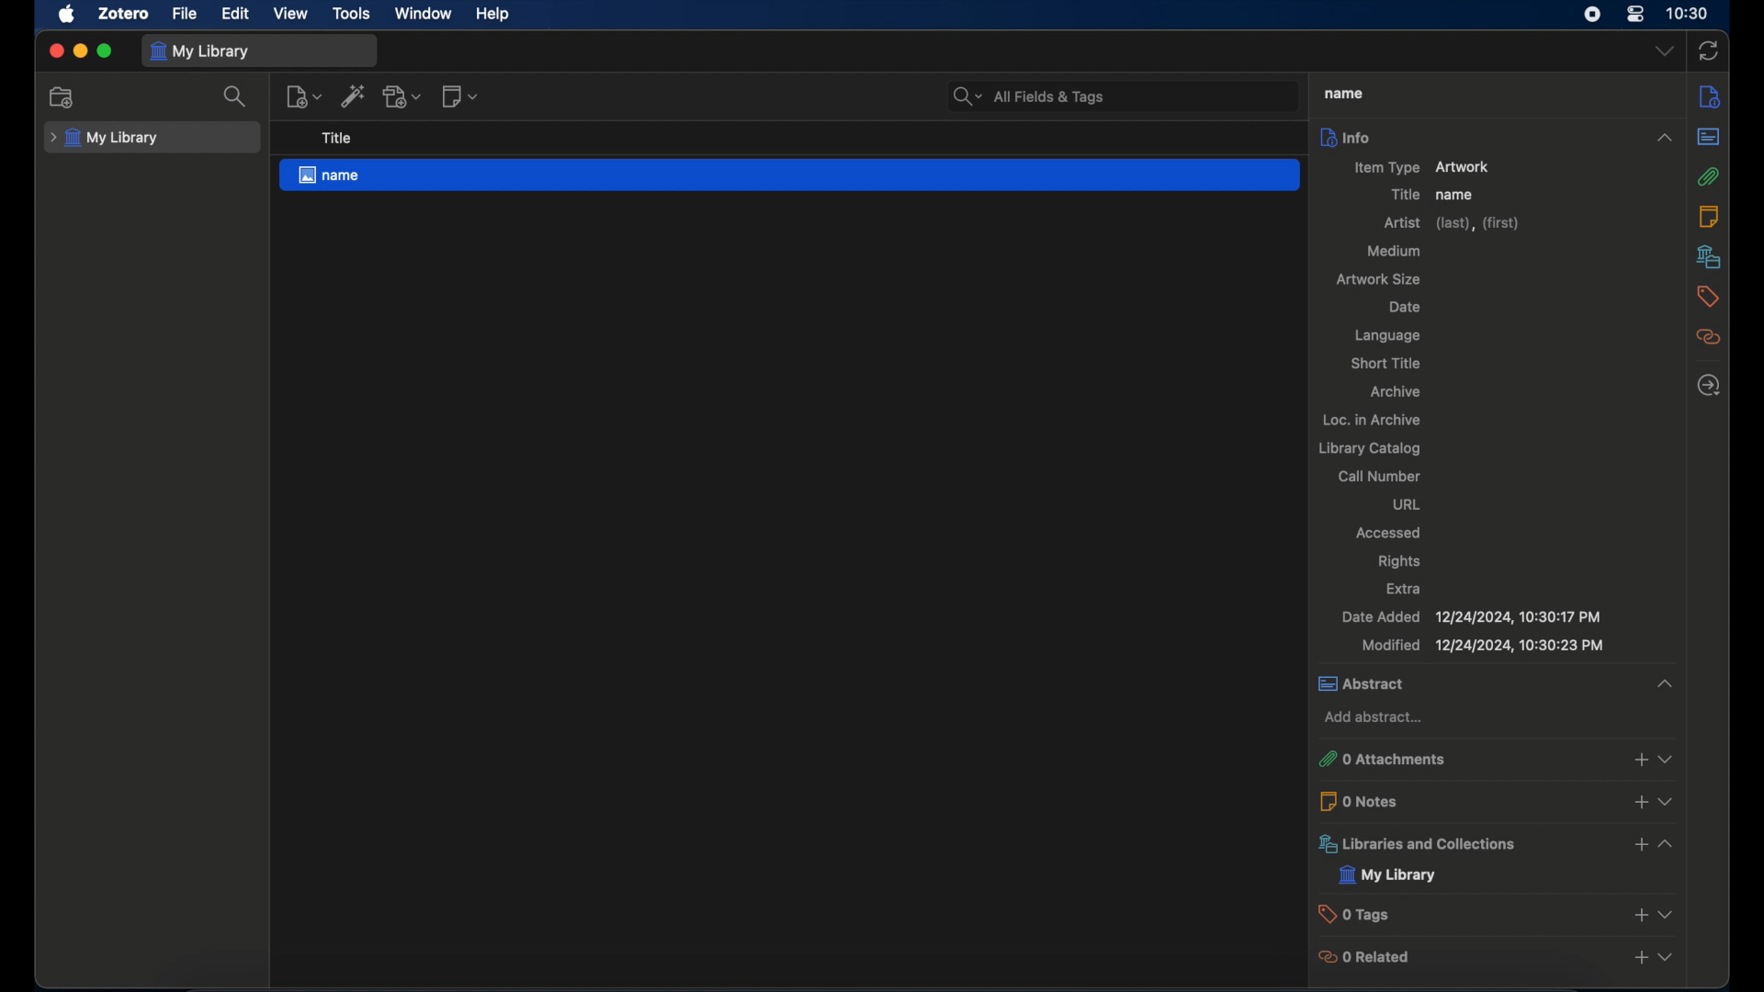  I want to click on screen recorder, so click(1592, 15).